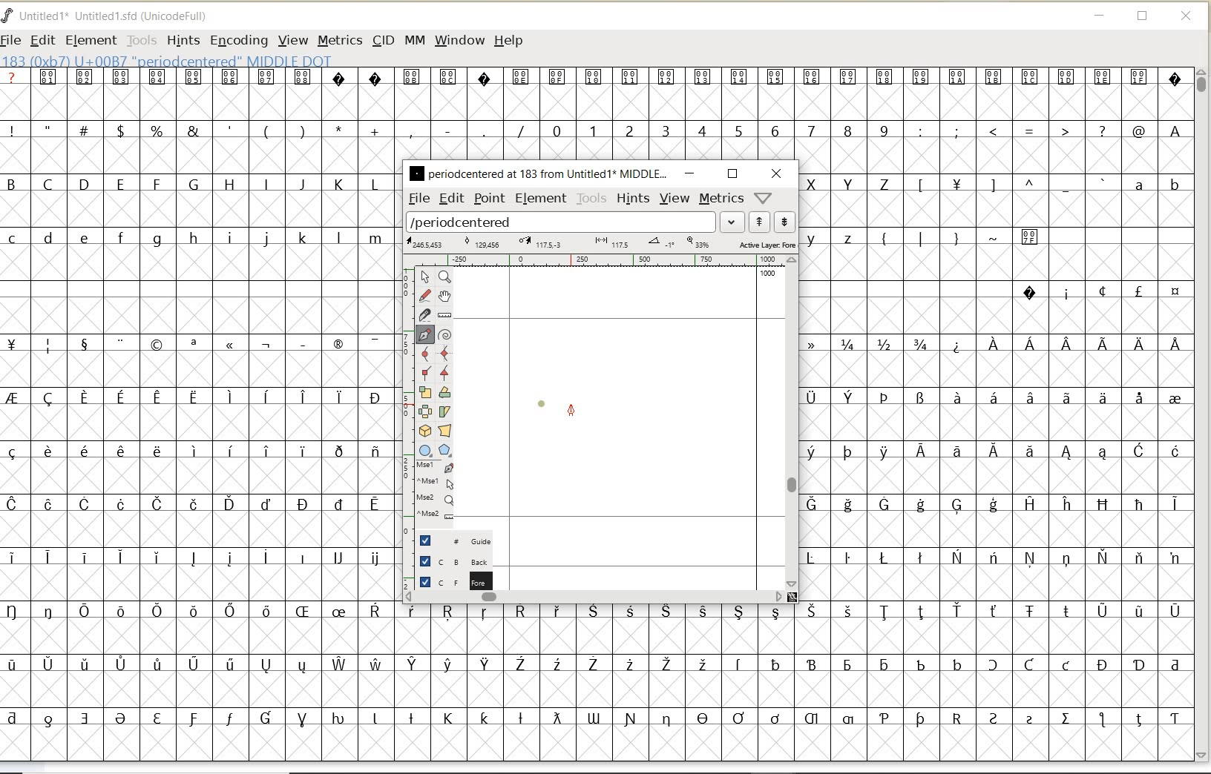  Describe the element at coordinates (444, 392) in the screenshot. I see `Rotate the selection` at that location.